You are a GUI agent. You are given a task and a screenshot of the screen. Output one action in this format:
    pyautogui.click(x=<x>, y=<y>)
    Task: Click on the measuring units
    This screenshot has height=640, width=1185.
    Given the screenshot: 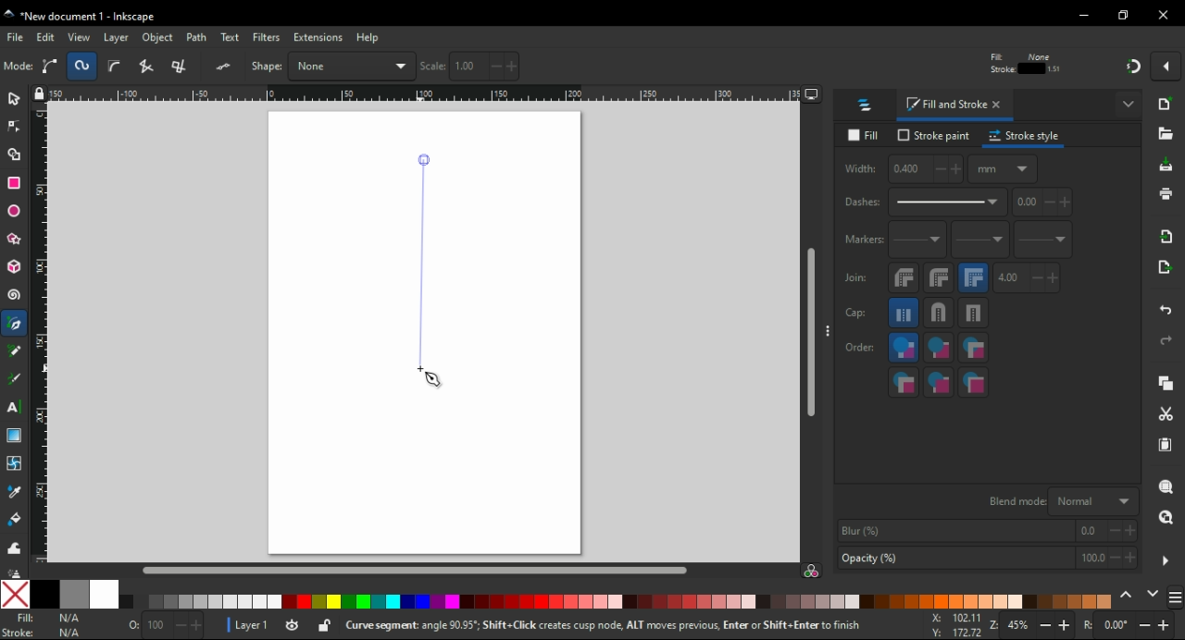 What is the action you would take?
    pyautogui.click(x=1003, y=168)
    